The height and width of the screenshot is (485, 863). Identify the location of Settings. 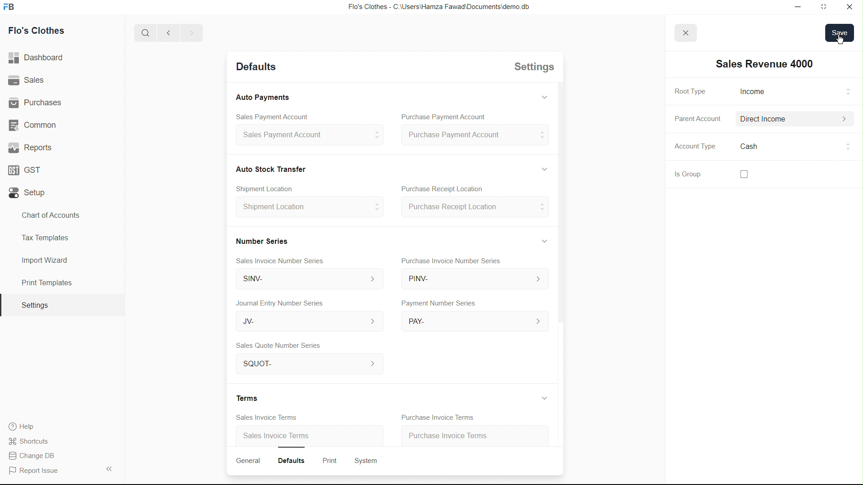
(34, 305).